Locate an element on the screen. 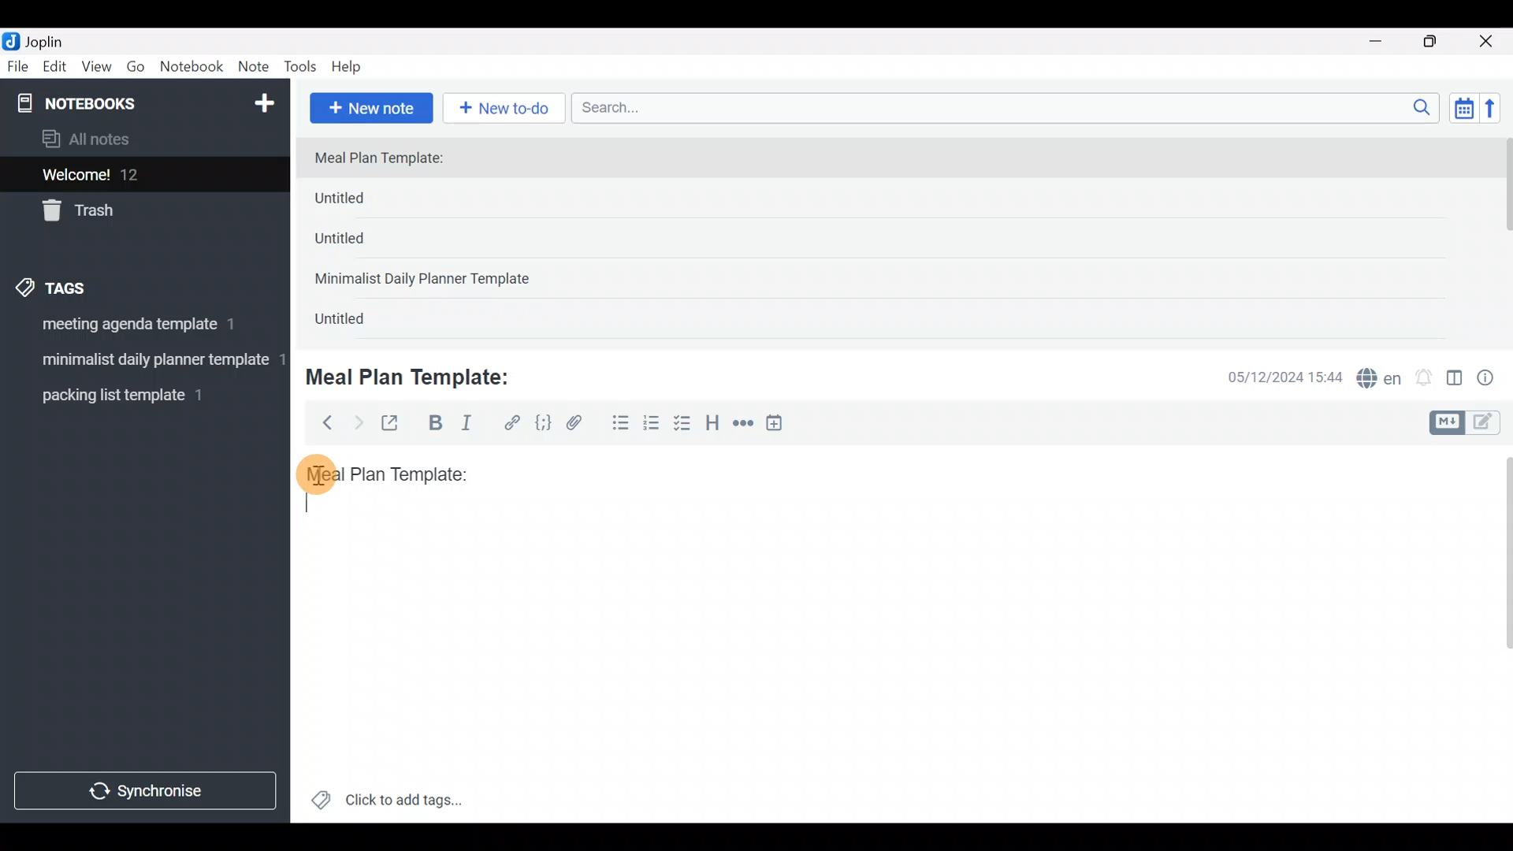 The width and height of the screenshot is (1513, 851). Meal Plan Template: is located at coordinates (388, 159).